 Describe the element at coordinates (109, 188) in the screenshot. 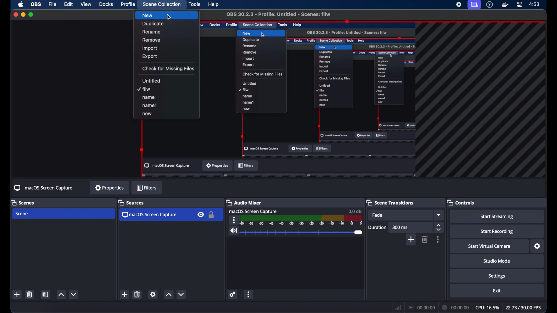

I see `properties` at that location.